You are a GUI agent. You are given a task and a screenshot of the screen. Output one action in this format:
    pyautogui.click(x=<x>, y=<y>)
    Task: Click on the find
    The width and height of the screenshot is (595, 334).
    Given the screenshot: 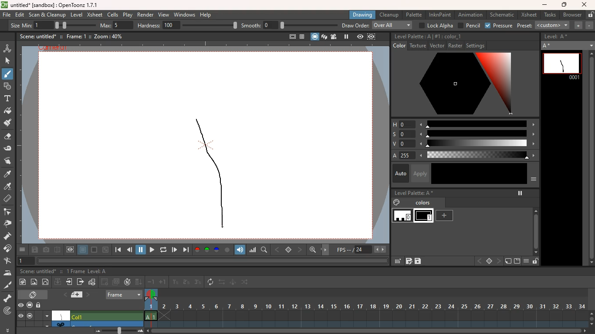 What is the action you would take?
    pyautogui.click(x=314, y=251)
    